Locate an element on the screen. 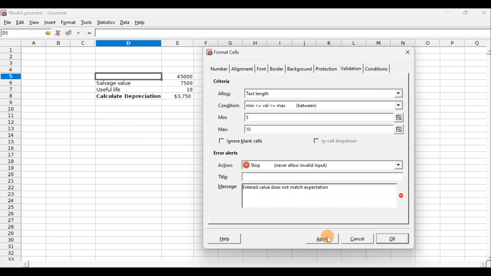  Selected cell is located at coordinates (129, 75).